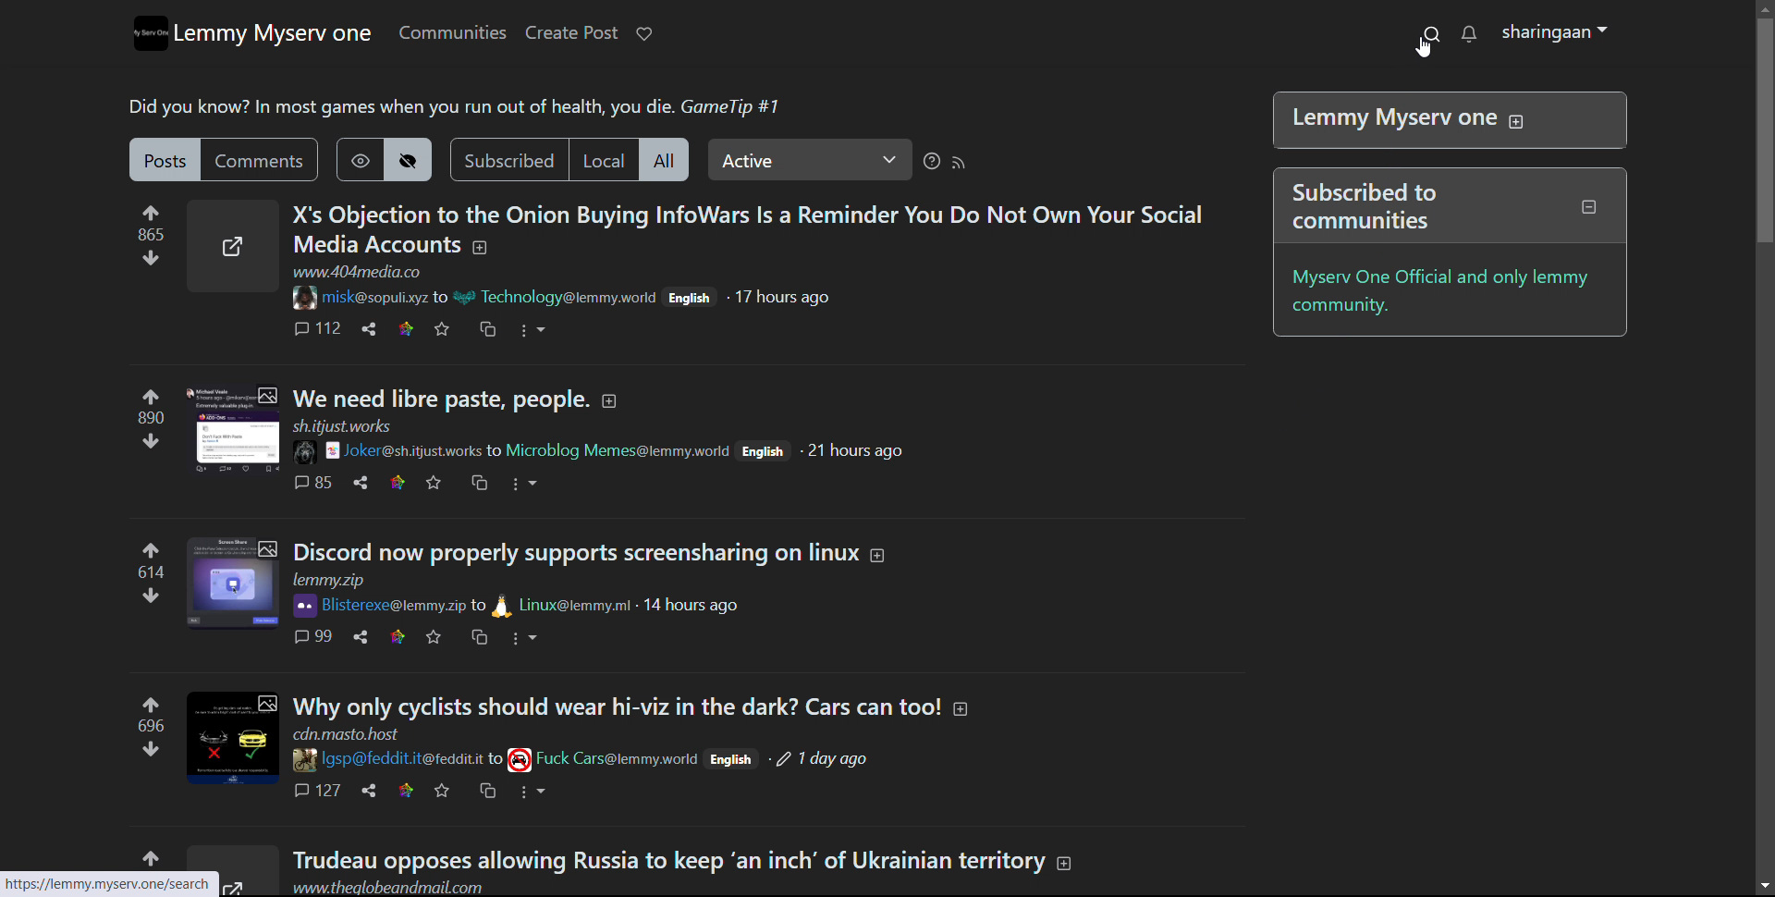 The image size is (1775, 897). I want to click on all, so click(668, 159).